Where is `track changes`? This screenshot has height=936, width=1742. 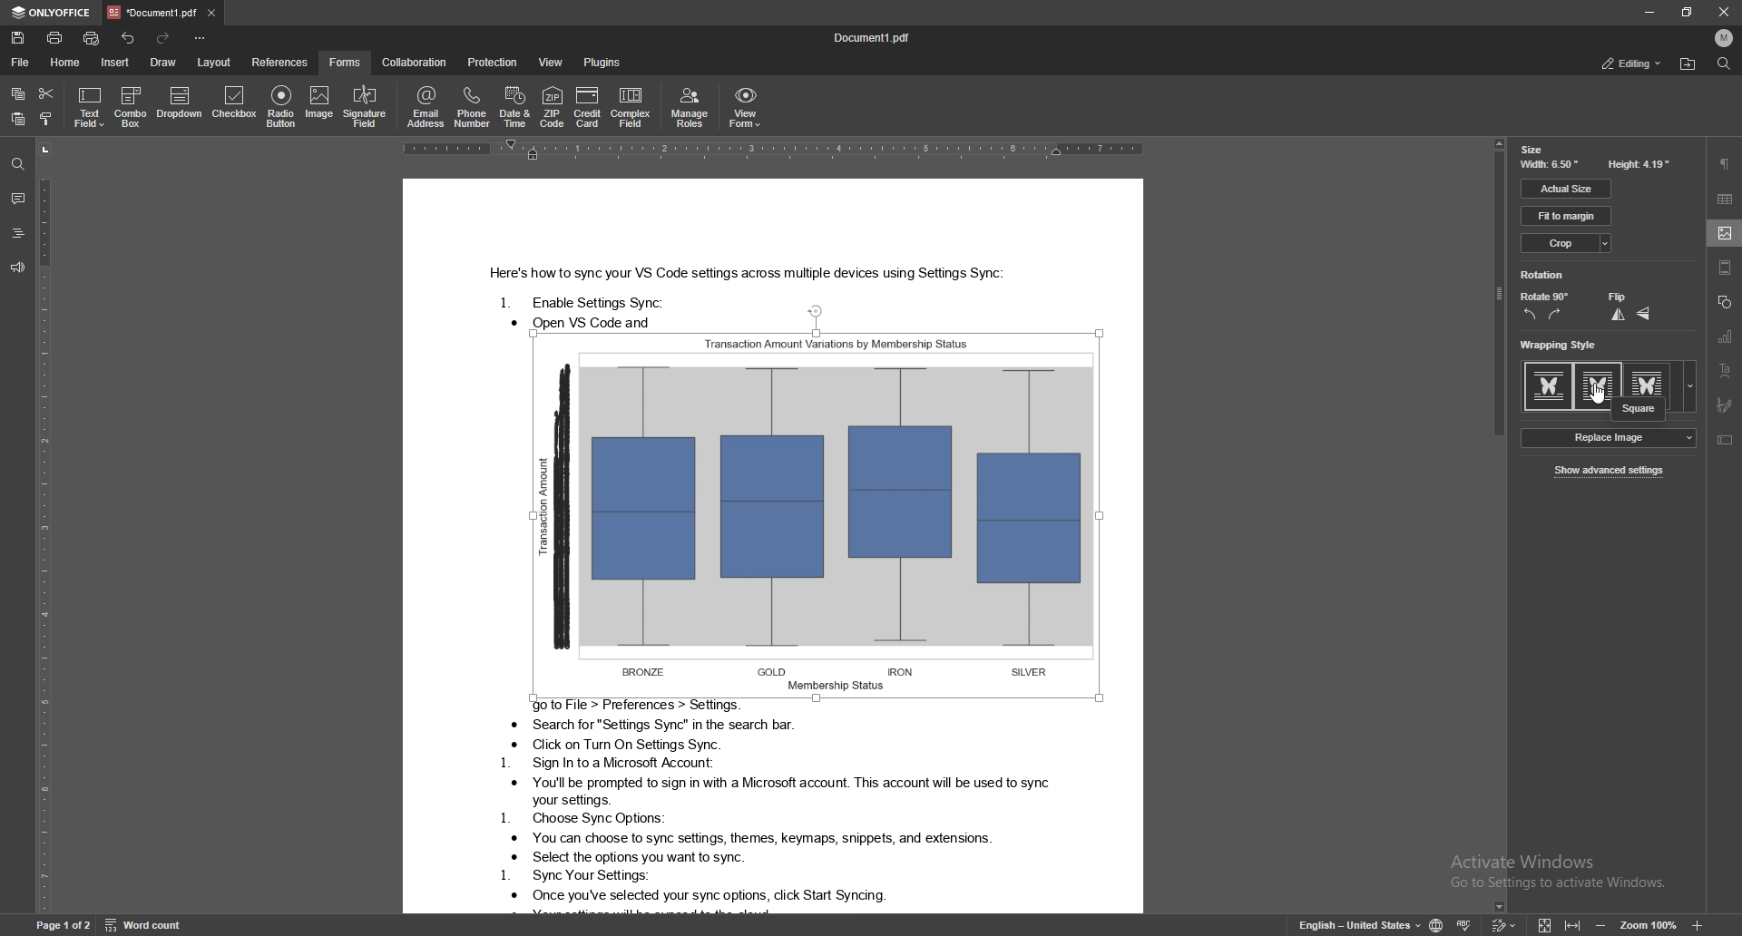 track changes is located at coordinates (1502, 925).